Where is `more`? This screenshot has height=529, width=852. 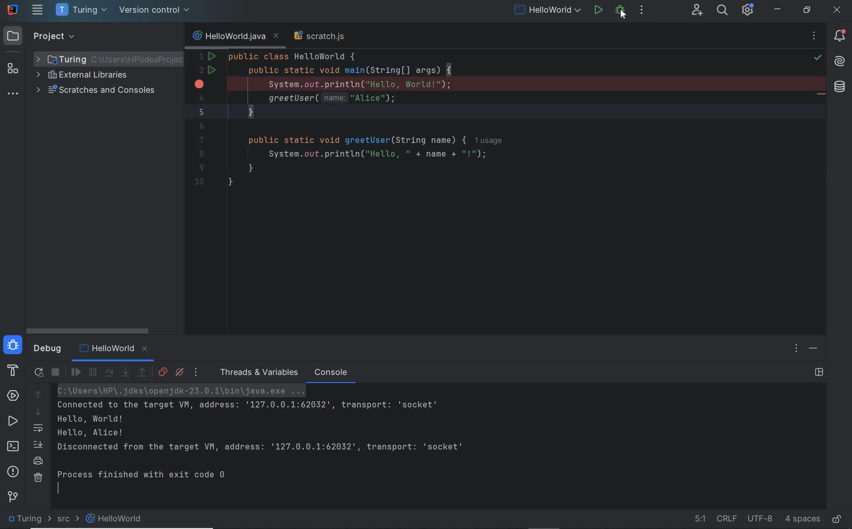
more is located at coordinates (197, 372).